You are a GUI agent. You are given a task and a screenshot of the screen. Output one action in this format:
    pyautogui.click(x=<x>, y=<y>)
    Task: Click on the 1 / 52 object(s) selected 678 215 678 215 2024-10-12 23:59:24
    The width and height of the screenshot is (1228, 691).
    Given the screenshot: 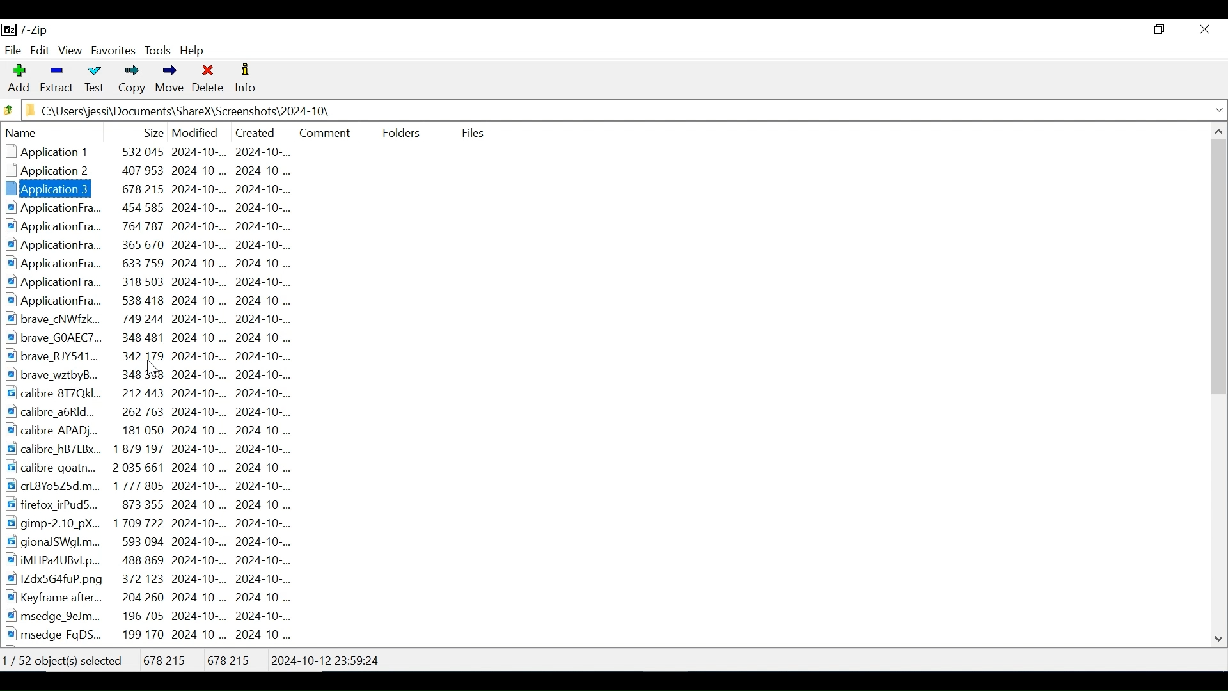 What is the action you would take?
    pyautogui.click(x=200, y=657)
    